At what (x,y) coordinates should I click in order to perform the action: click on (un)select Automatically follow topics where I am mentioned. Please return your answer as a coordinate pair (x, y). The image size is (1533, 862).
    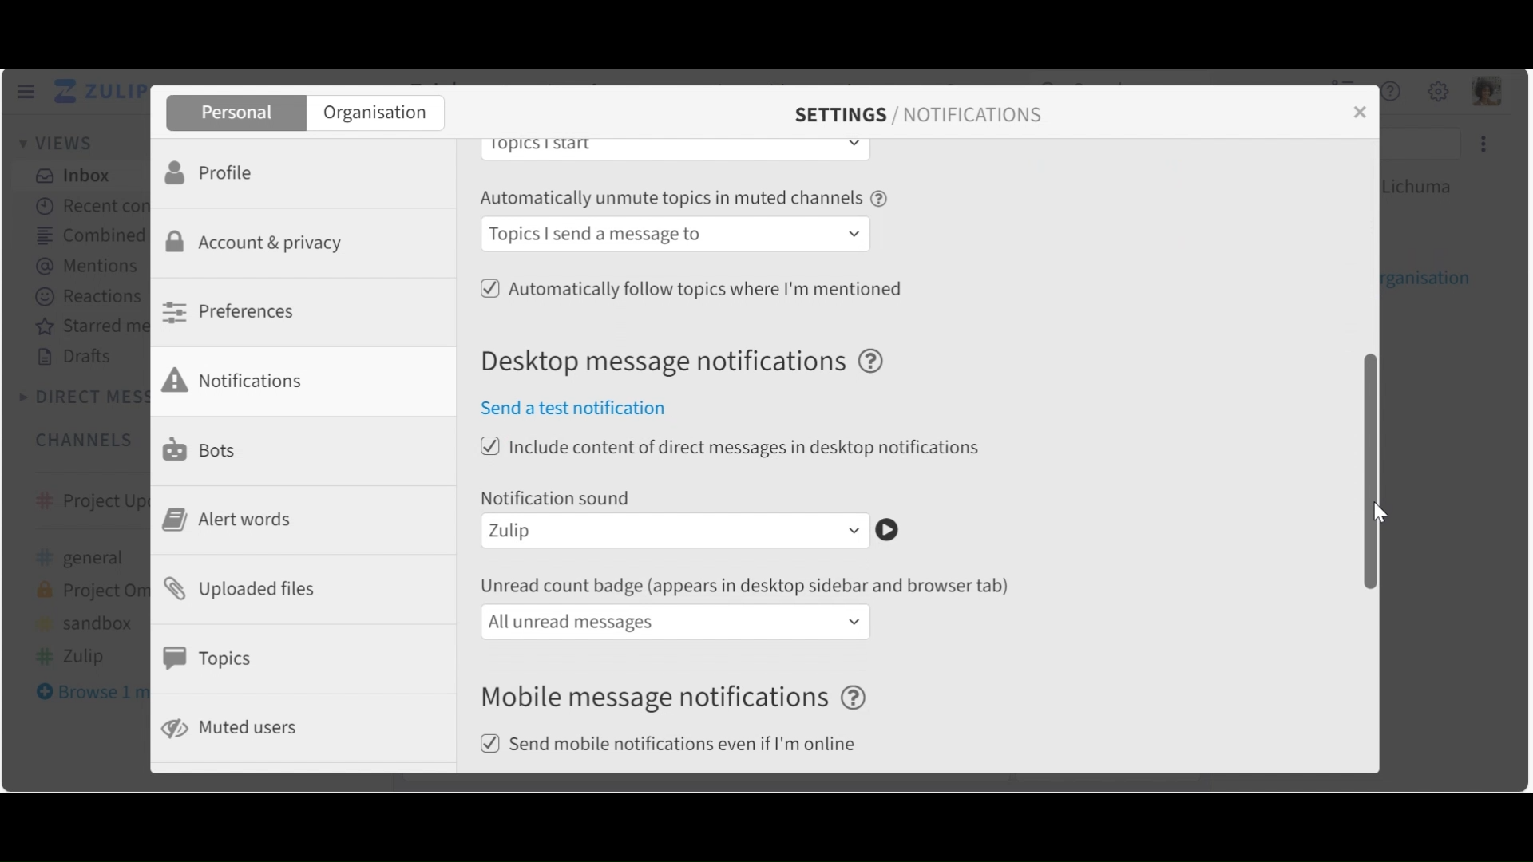
    Looking at the image, I should click on (691, 287).